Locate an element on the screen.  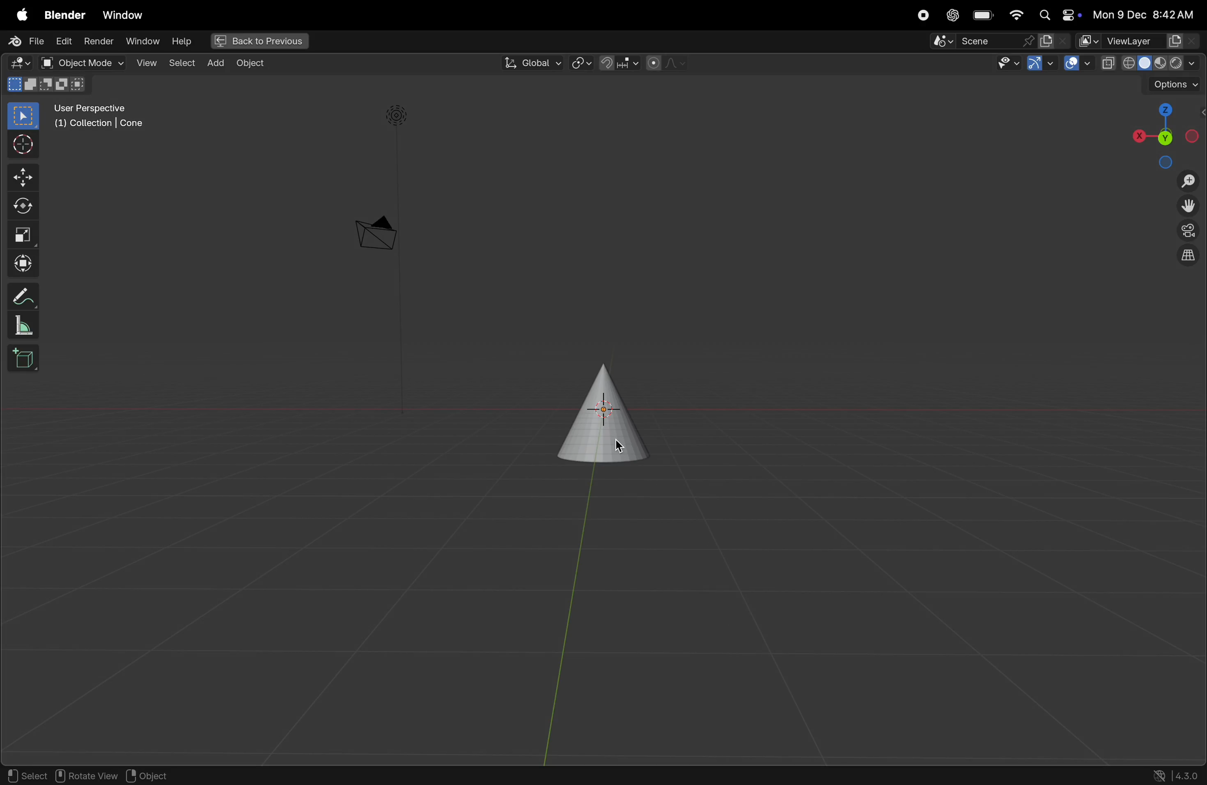
editor type is located at coordinates (20, 61).